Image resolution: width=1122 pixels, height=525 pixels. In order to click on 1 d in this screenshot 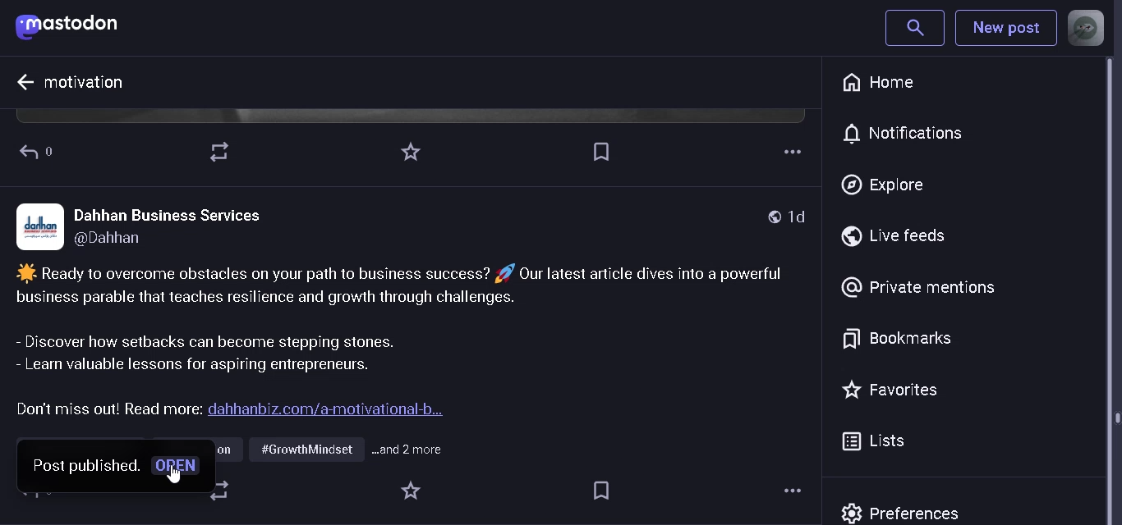, I will do `click(802, 217)`.